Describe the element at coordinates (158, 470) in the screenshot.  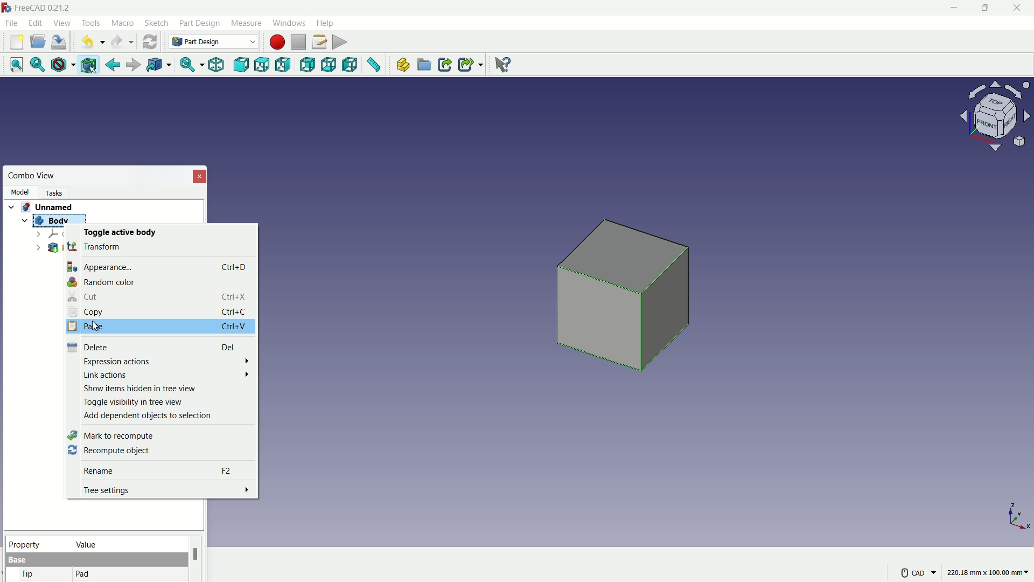
I see `Rename  F2` at that location.